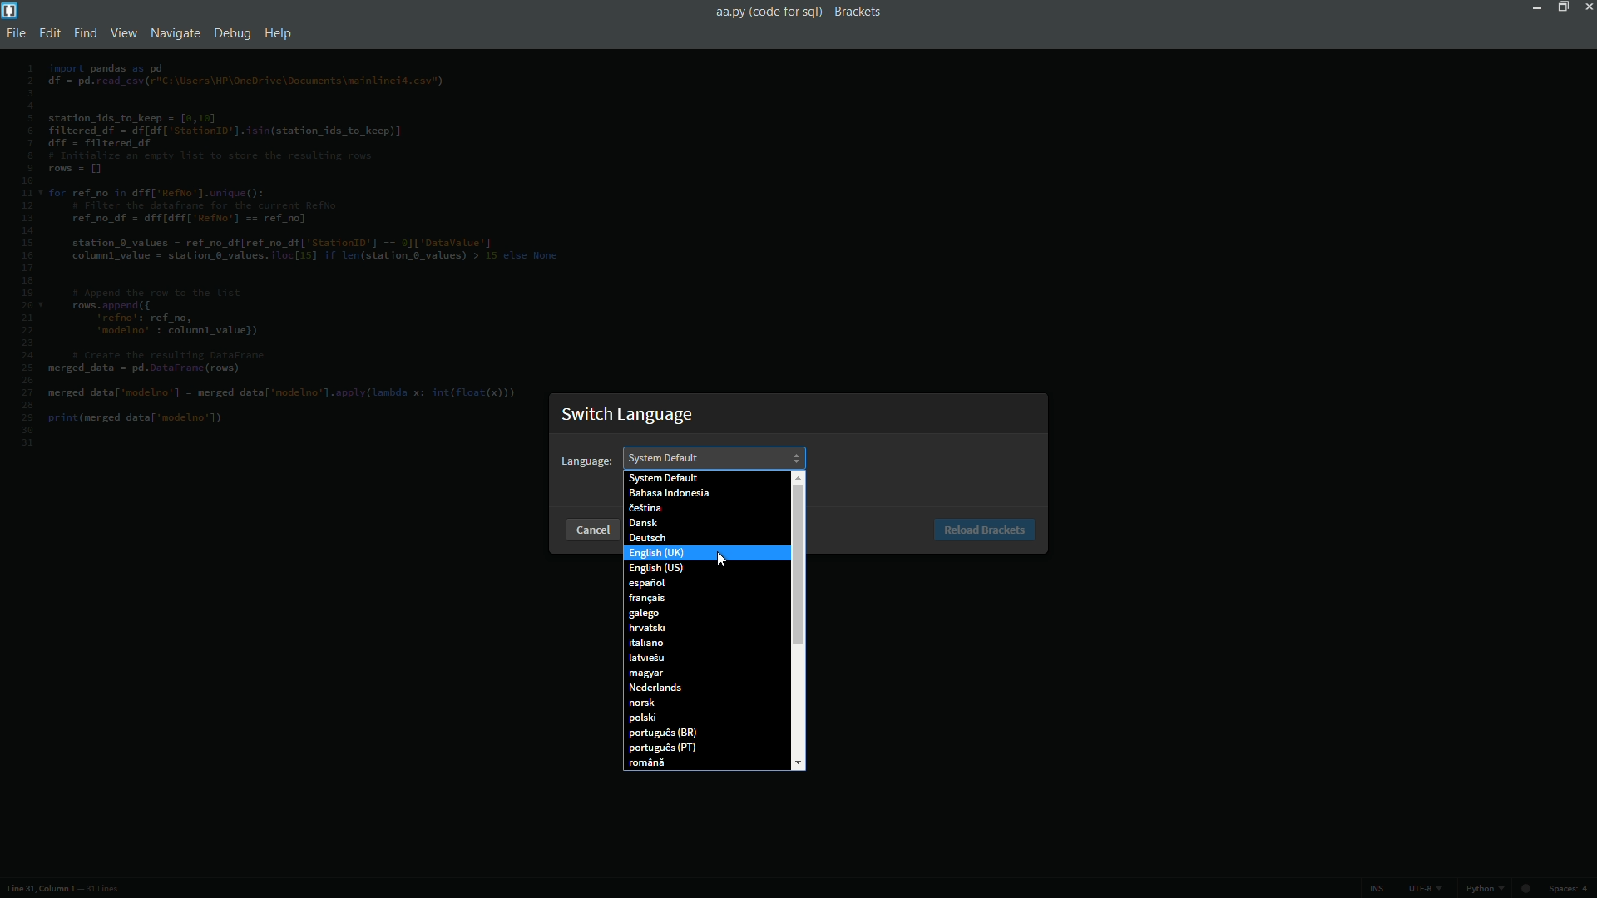 This screenshot has width=1597, height=898. I want to click on number of lines, so click(102, 891).